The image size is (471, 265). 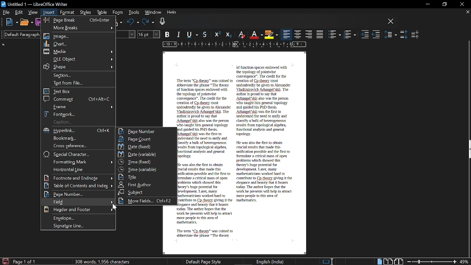 What do you see at coordinates (78, 210) in the screenshot?
I see `Header and footer` at bounding box center [78, 210].